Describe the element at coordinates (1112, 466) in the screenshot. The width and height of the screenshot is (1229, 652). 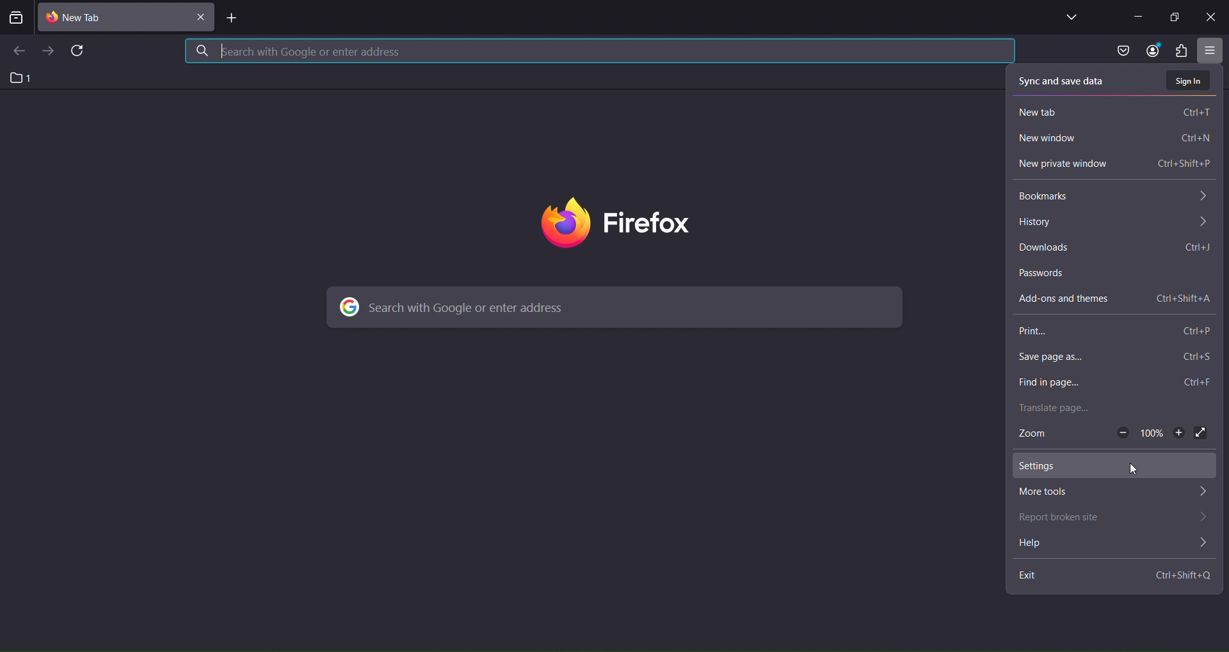
I see `settings` at that location.